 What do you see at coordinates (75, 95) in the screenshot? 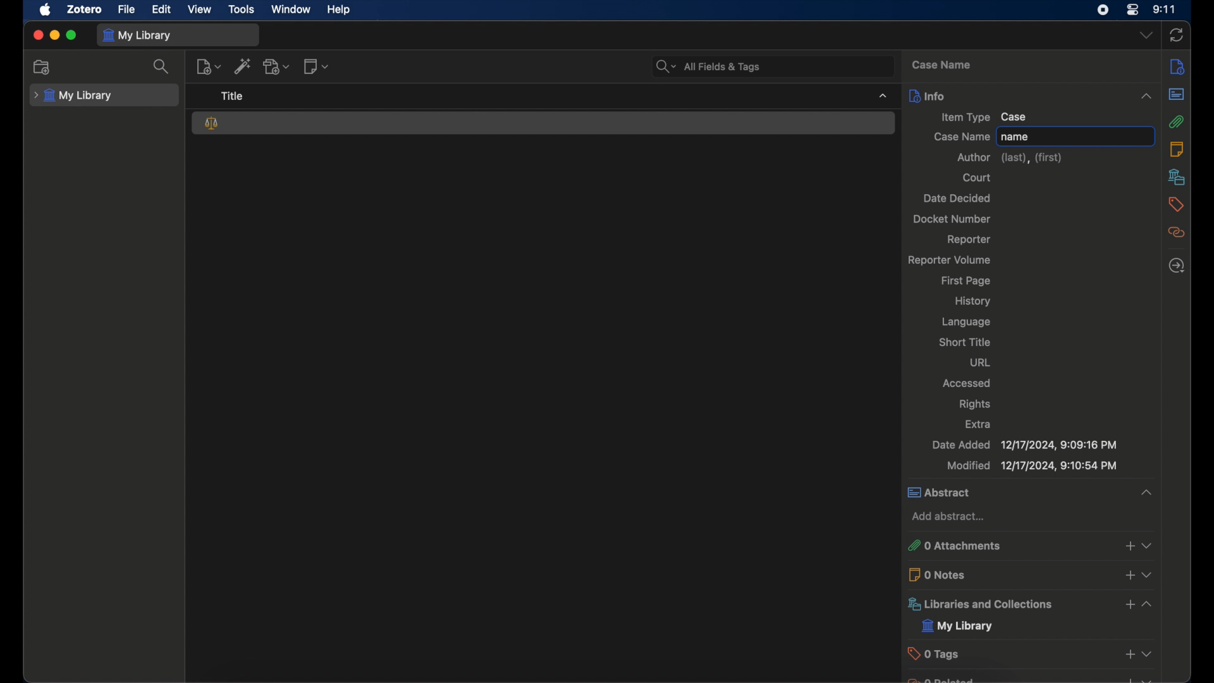
I see `my library` at bounding box center [75, 95].